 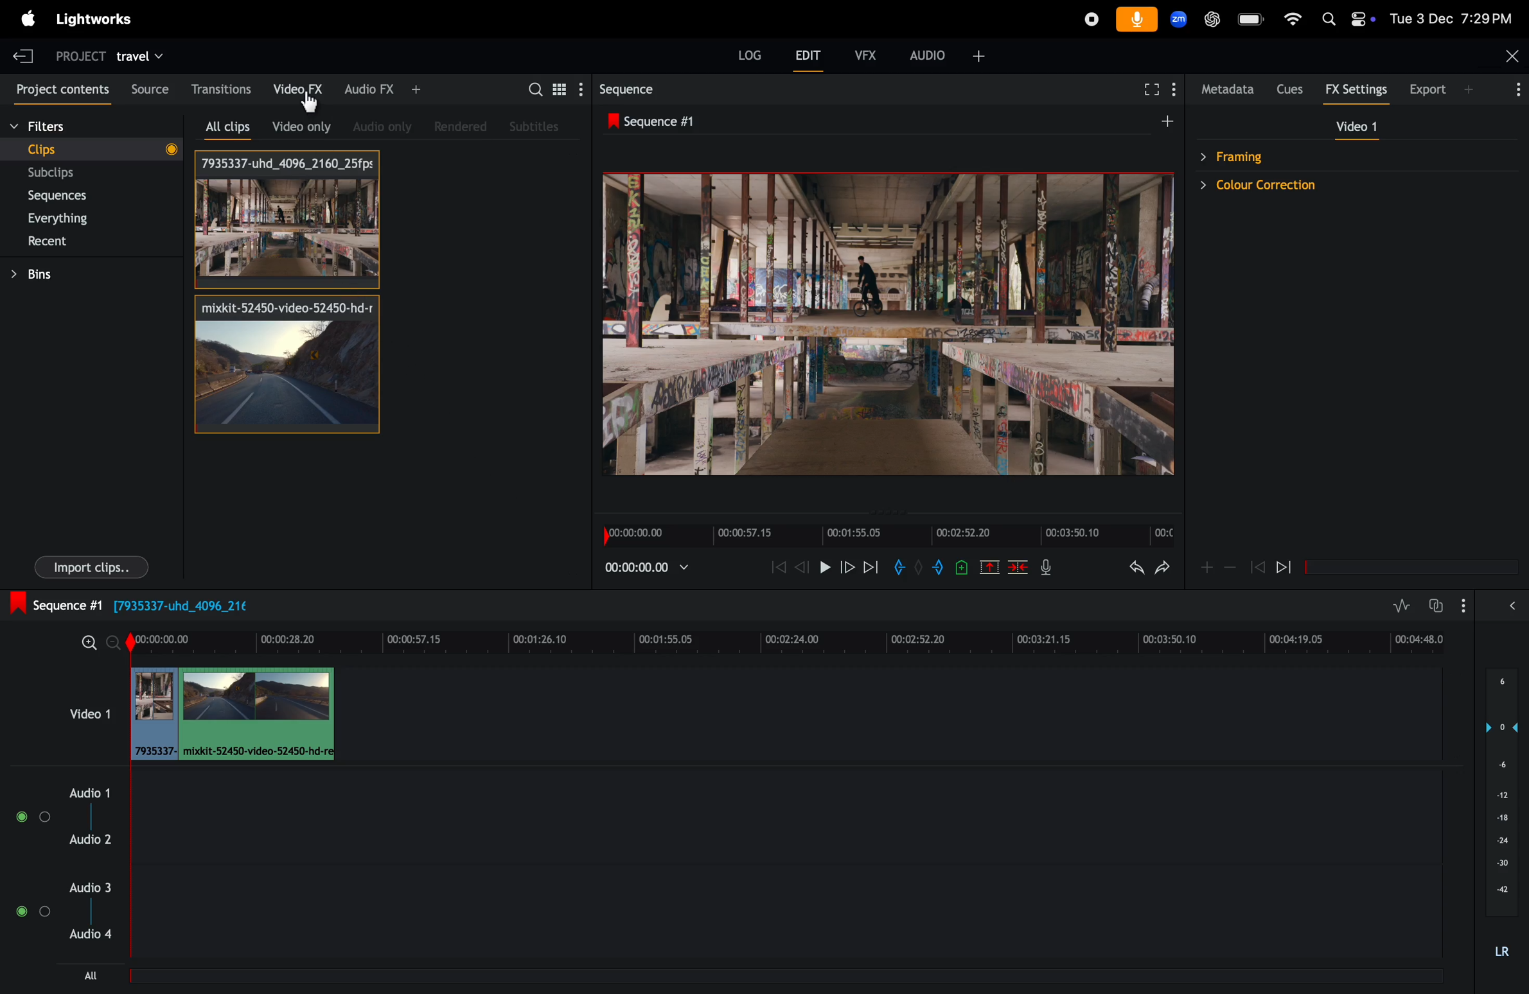 I want to click on Light works menu, so click(x=99, y=19).